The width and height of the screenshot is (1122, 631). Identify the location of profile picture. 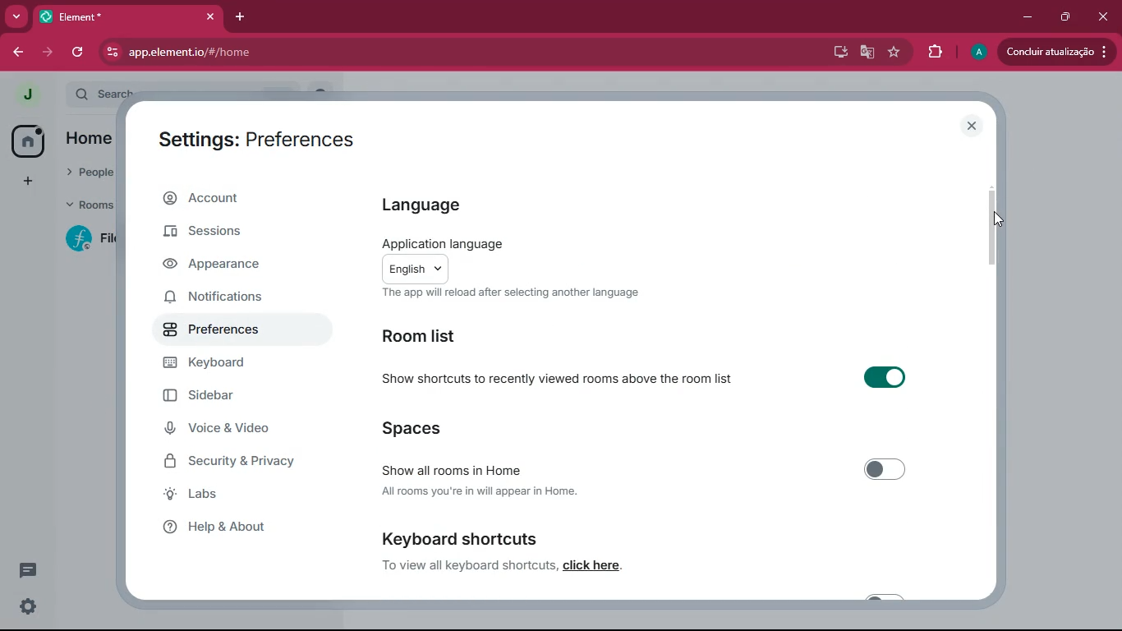
(26, 95).